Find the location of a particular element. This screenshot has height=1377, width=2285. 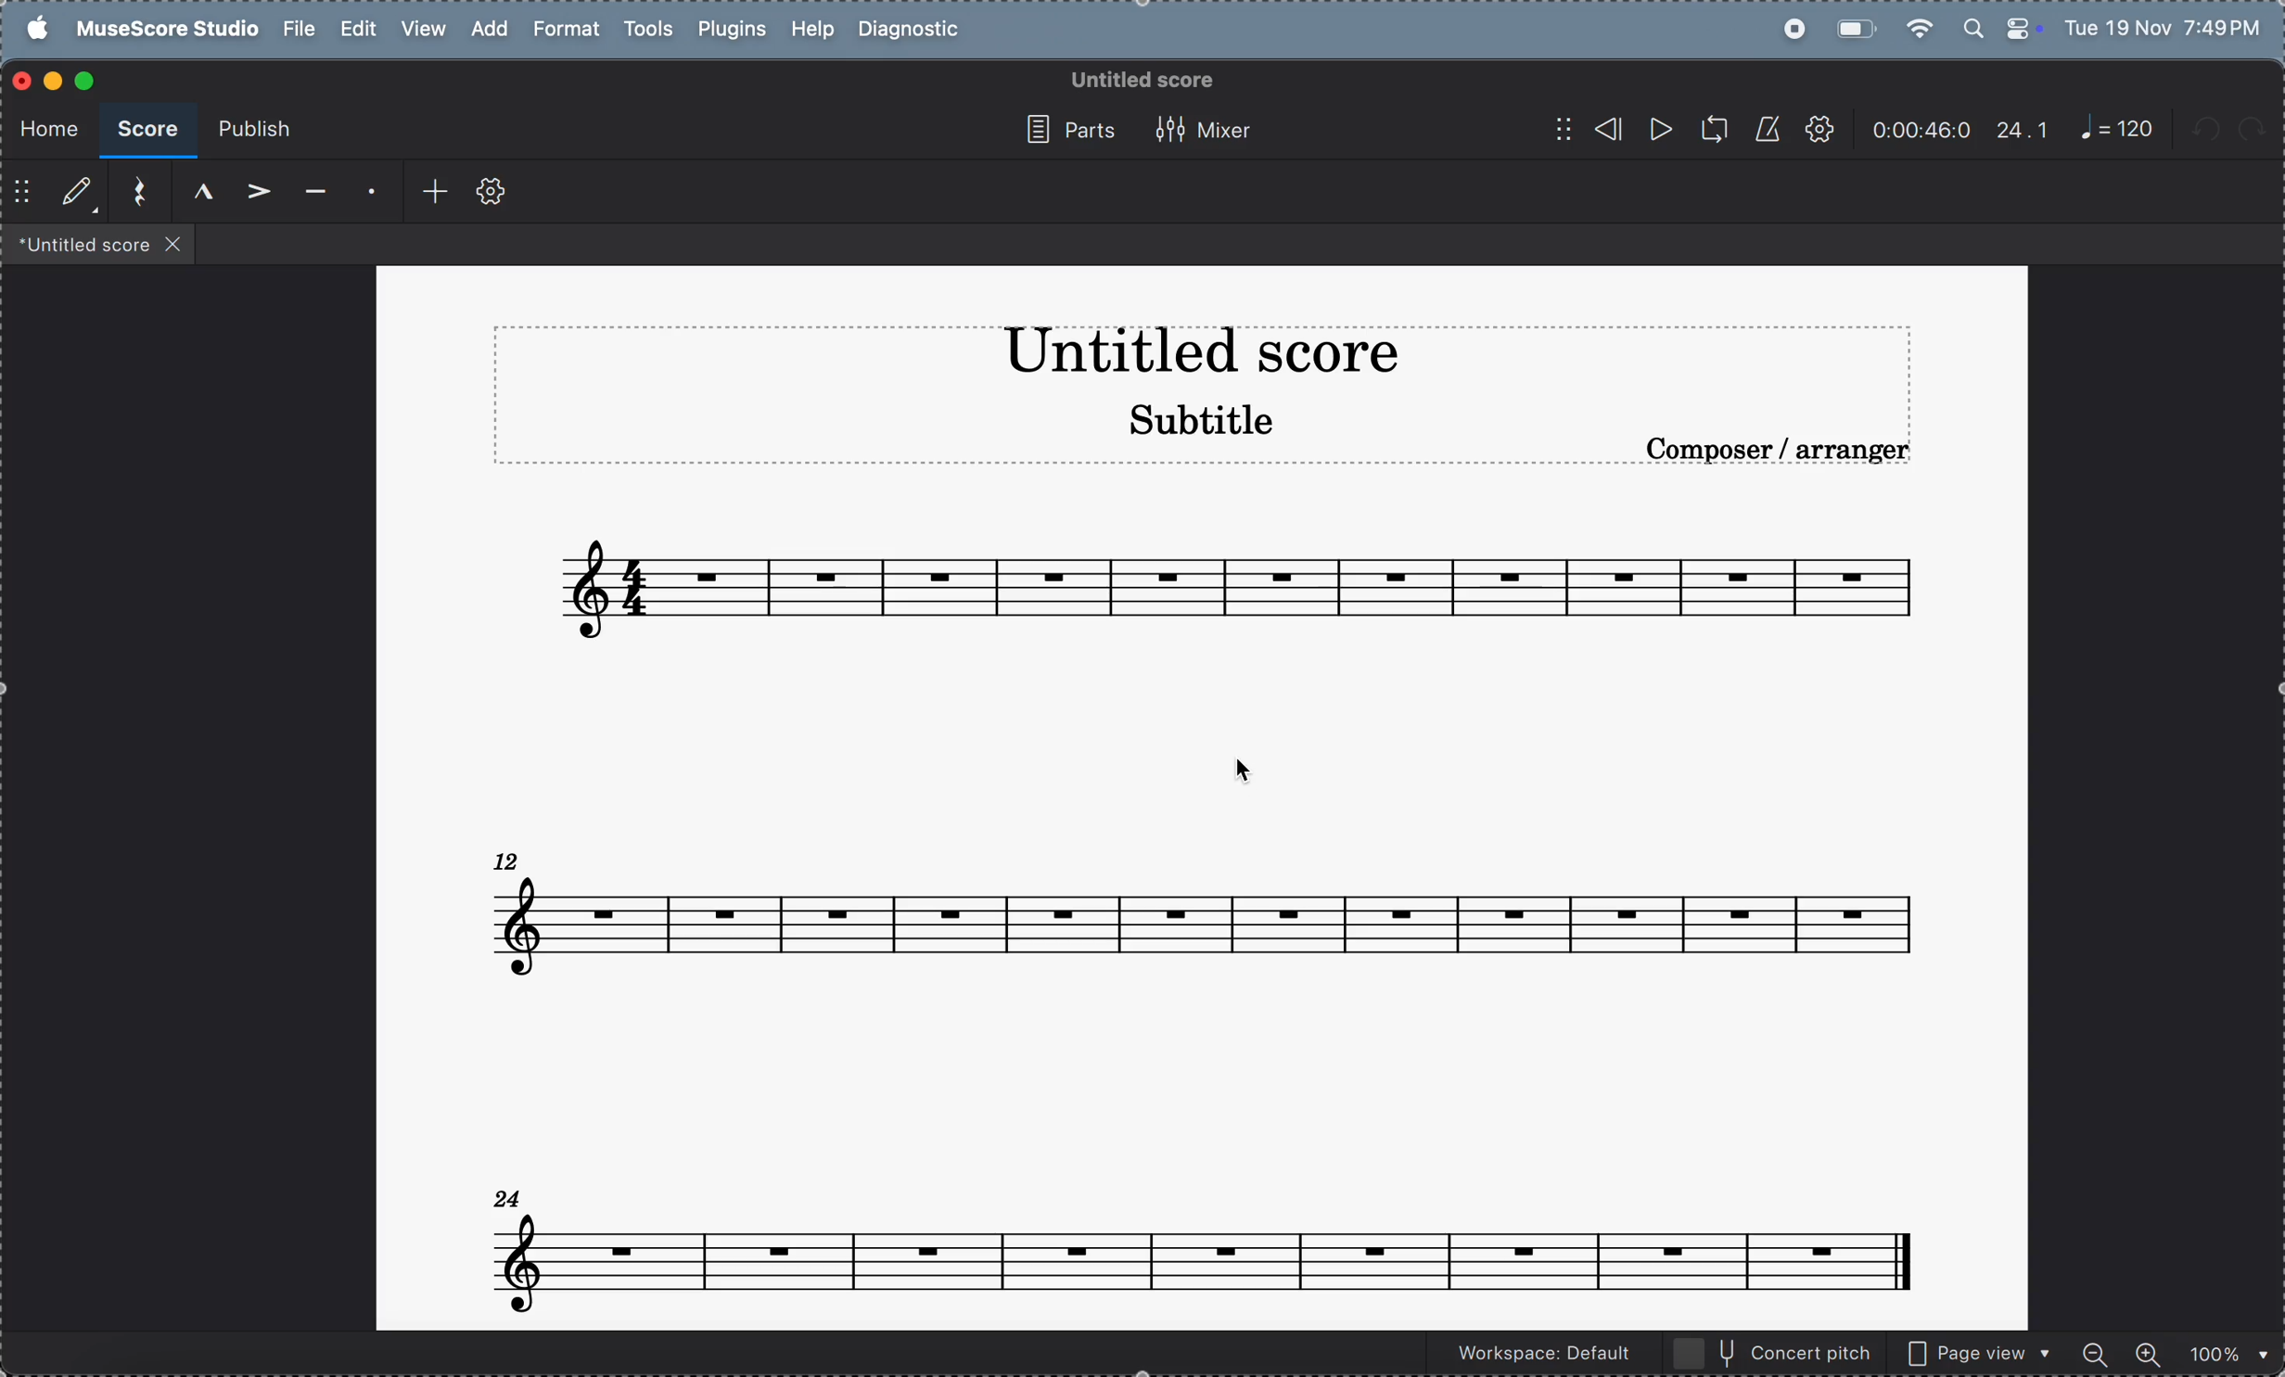

view is located at coordinates (422, 30).